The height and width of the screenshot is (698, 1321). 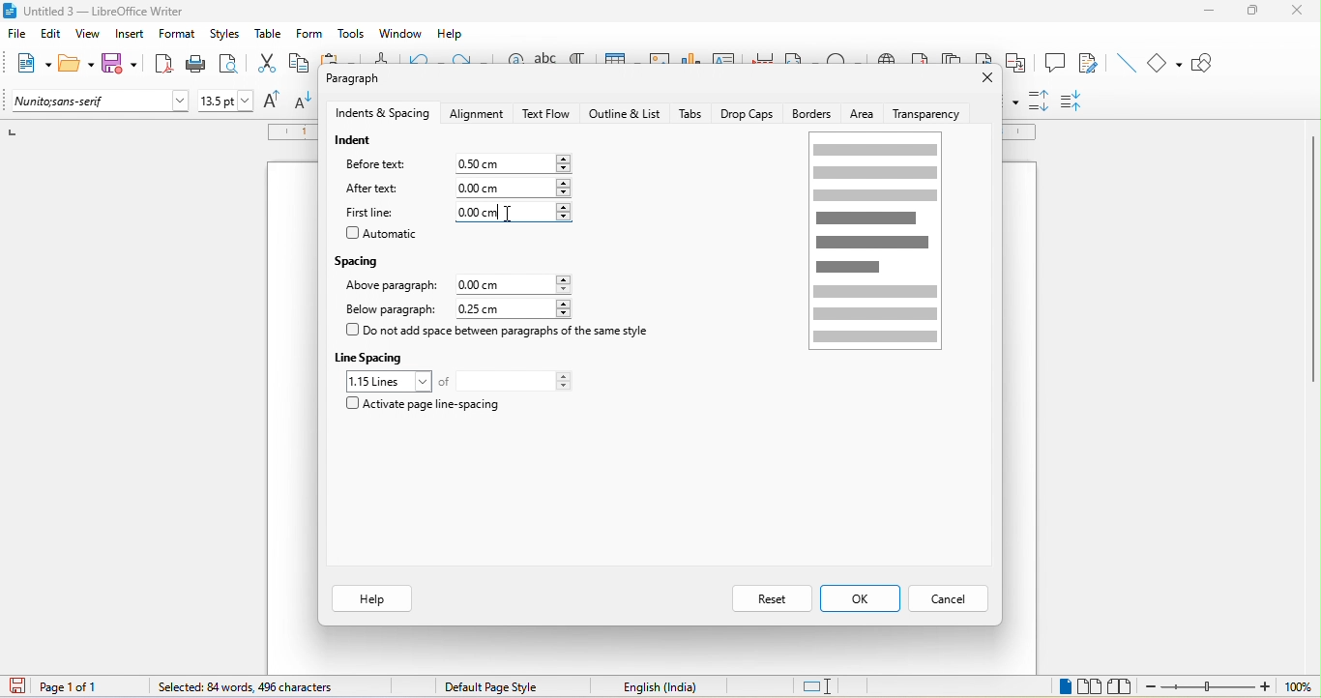 I want to click on spacing, so click(x=365, y=264).